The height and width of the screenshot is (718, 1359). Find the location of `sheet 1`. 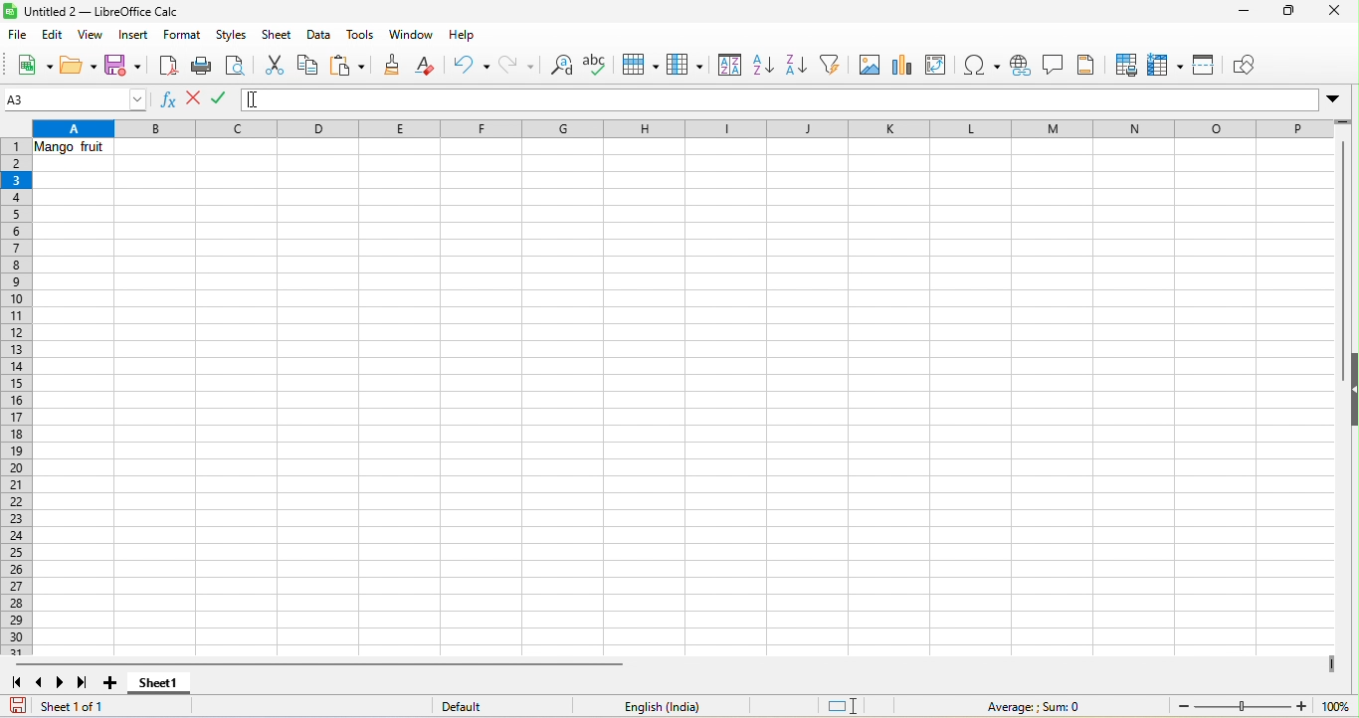

sheet 1 is located at coordinates (157, 687).